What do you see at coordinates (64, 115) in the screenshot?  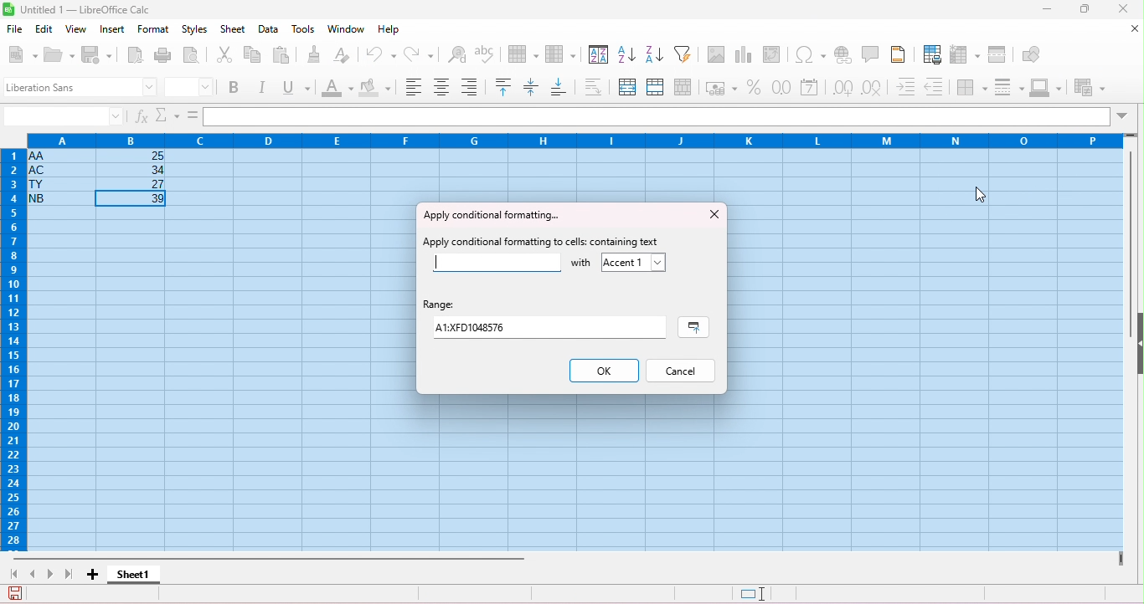 I see `selected cell number` at bounding box center [64, 115].